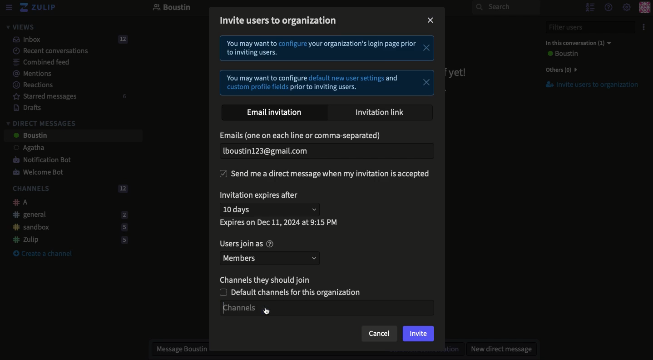  I want to click on Email added, so click(324, 151).